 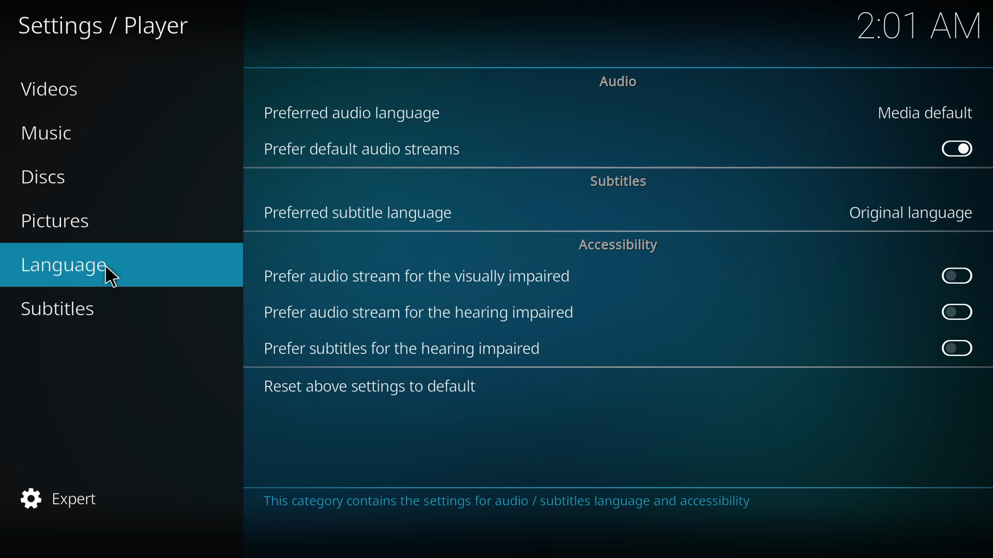 What do you see at coordinates (48, 88) in the screenshot?
I see `videos` at bounding box center [48, 88].